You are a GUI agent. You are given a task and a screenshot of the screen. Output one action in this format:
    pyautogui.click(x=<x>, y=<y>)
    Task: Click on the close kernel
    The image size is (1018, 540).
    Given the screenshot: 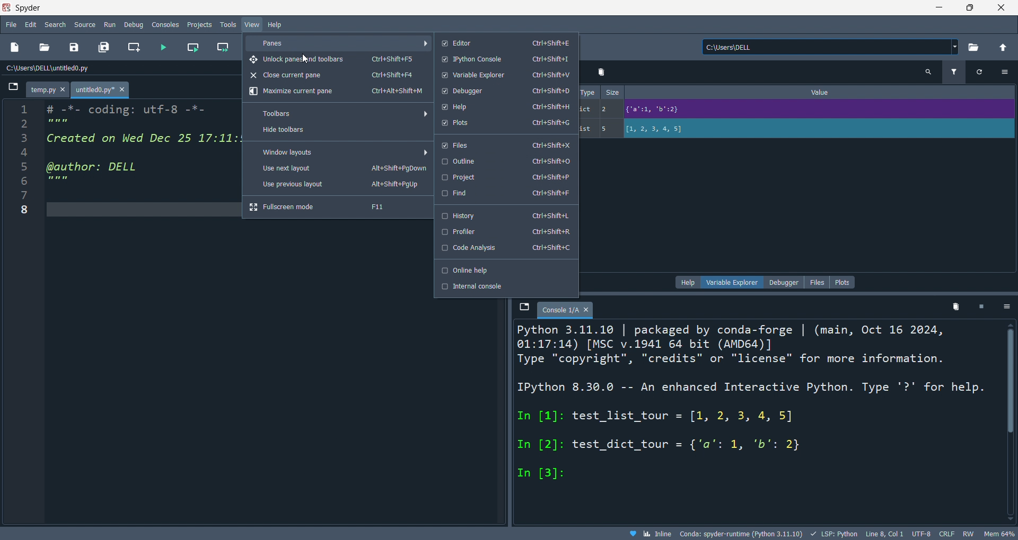 What is the action you would take?
    pyautogui.click(x=982, y=308)
    